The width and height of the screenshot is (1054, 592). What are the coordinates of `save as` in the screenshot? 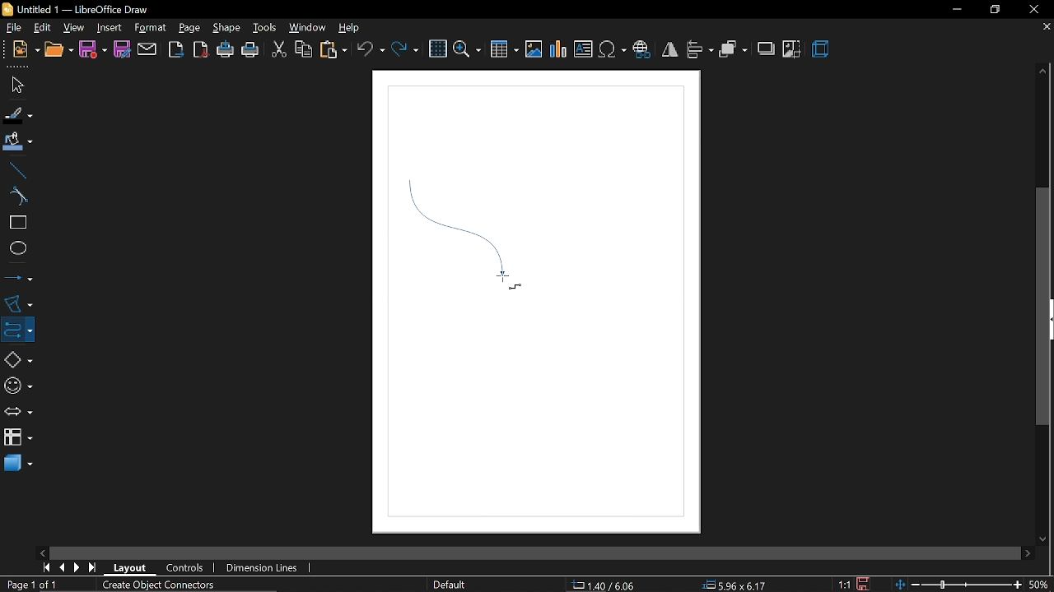 It's located at (121, 49).